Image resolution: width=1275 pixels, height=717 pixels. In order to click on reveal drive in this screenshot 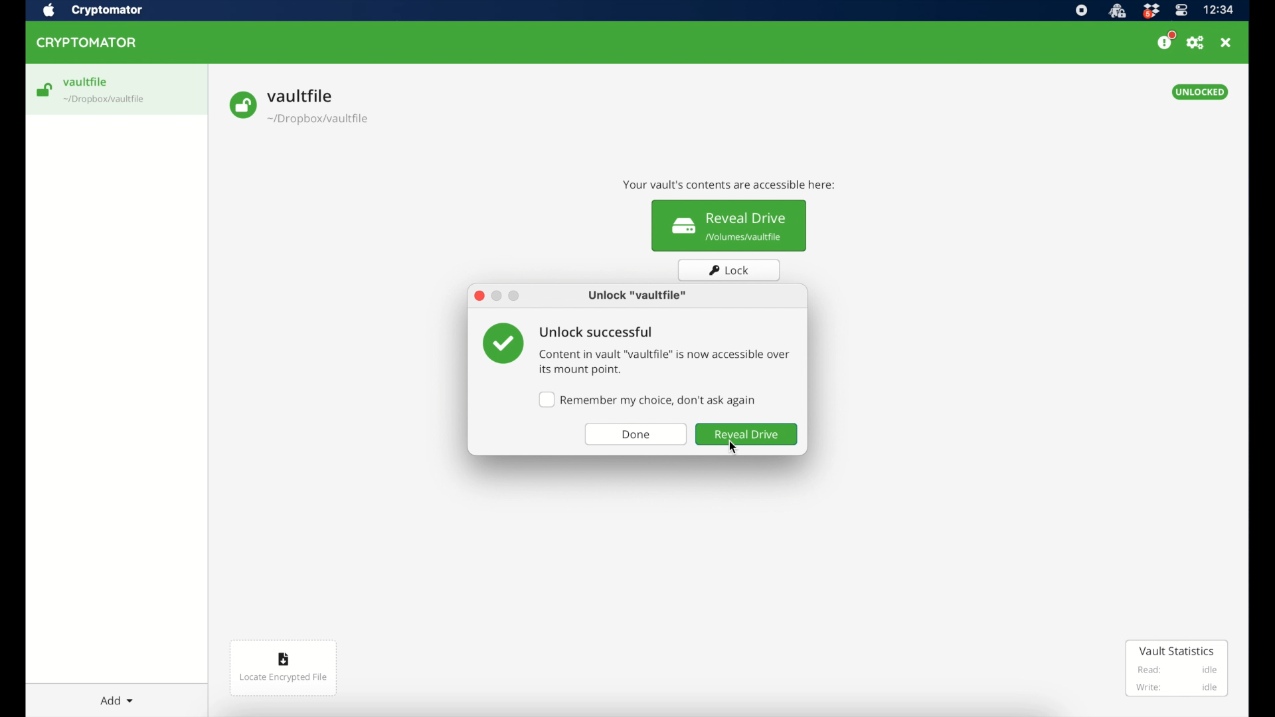, I will do `click(730, 226)`.